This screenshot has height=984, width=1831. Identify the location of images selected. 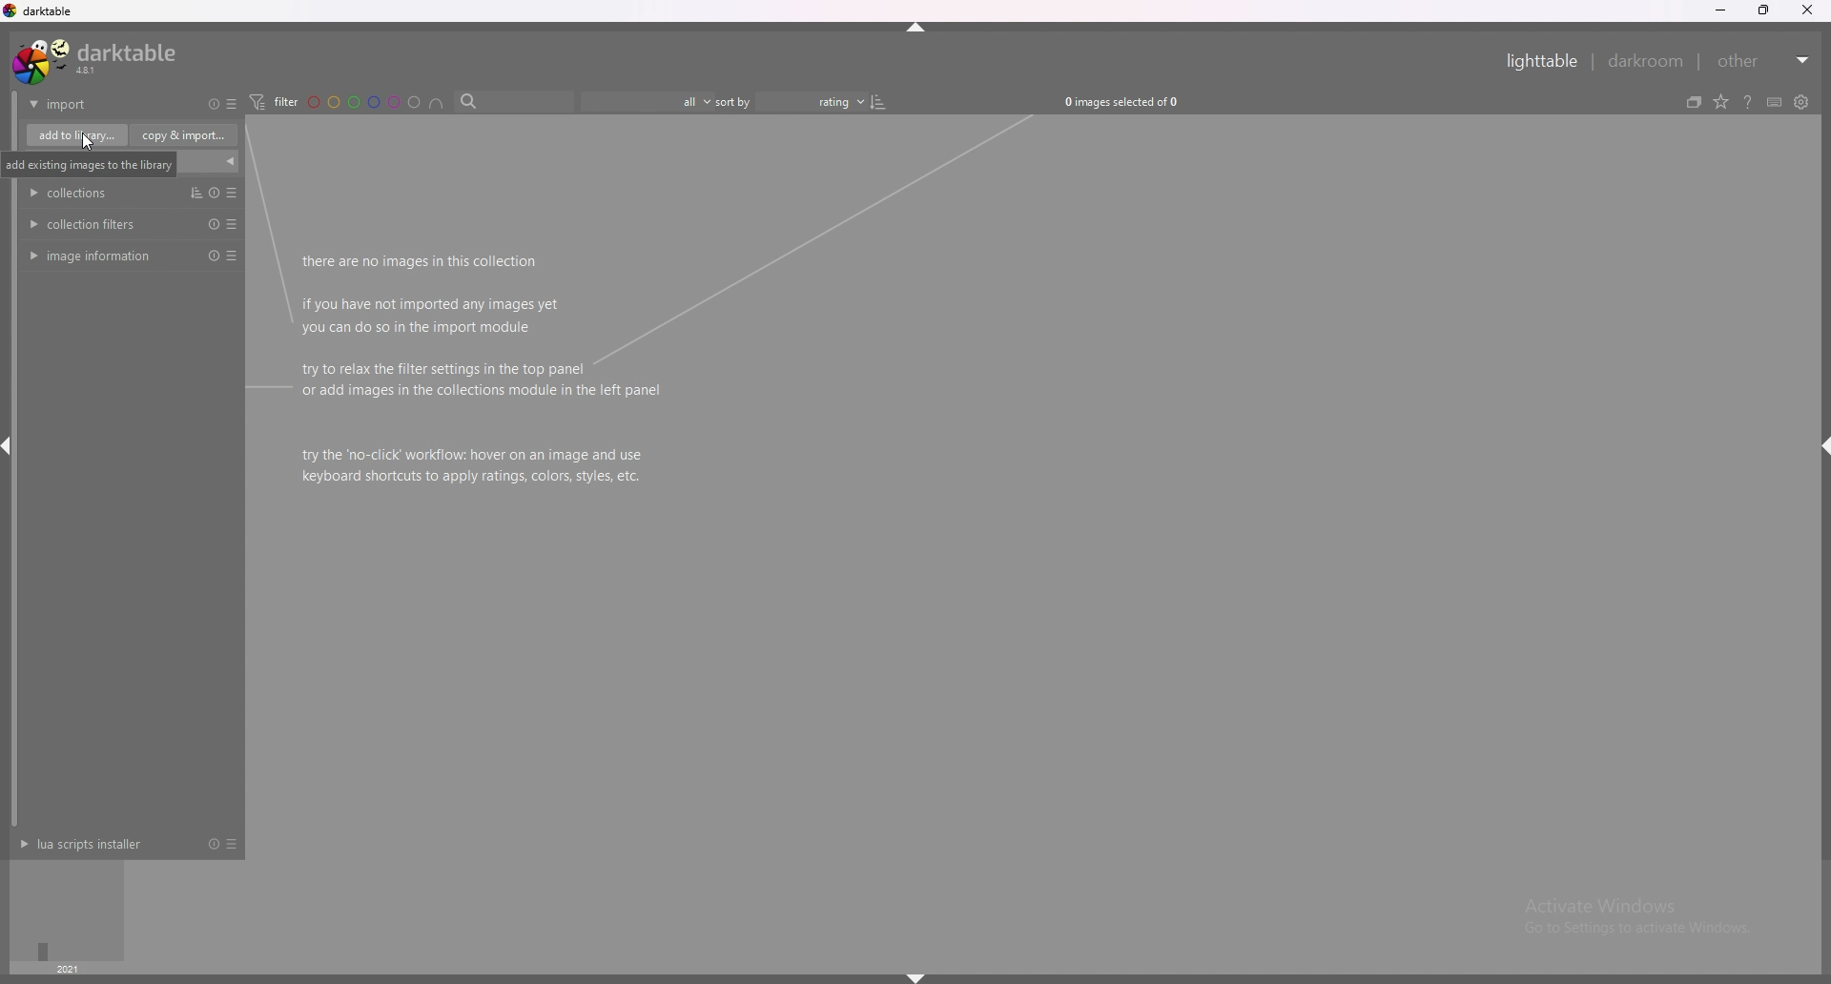
(1127, 101).